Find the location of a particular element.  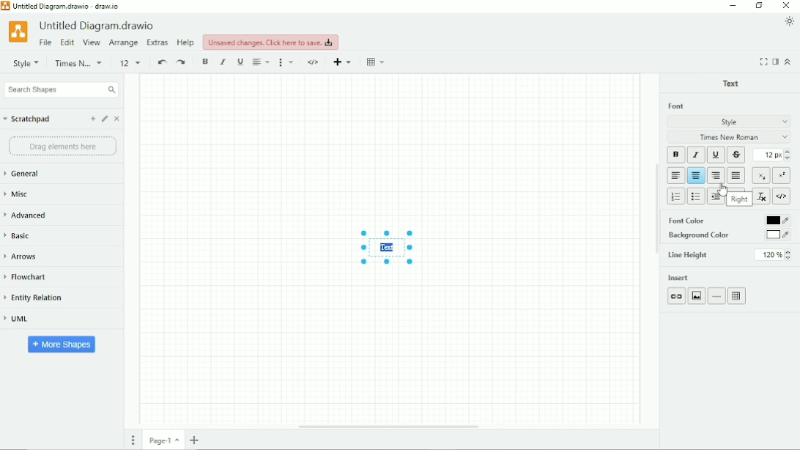

Untitled Diagram.drawio - draw.io is located at coordinates (66, 7).